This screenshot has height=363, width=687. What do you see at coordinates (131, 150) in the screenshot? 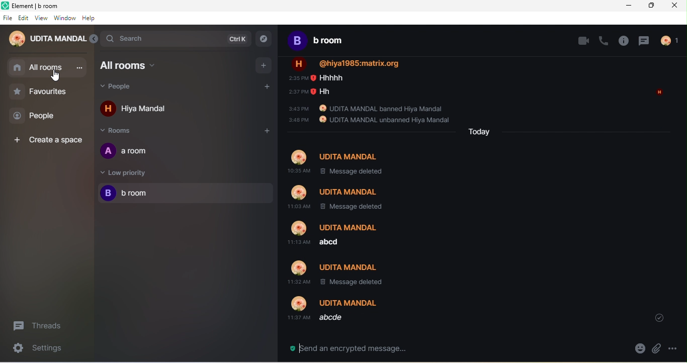
I see `a room` at bounding box center [131, 150].